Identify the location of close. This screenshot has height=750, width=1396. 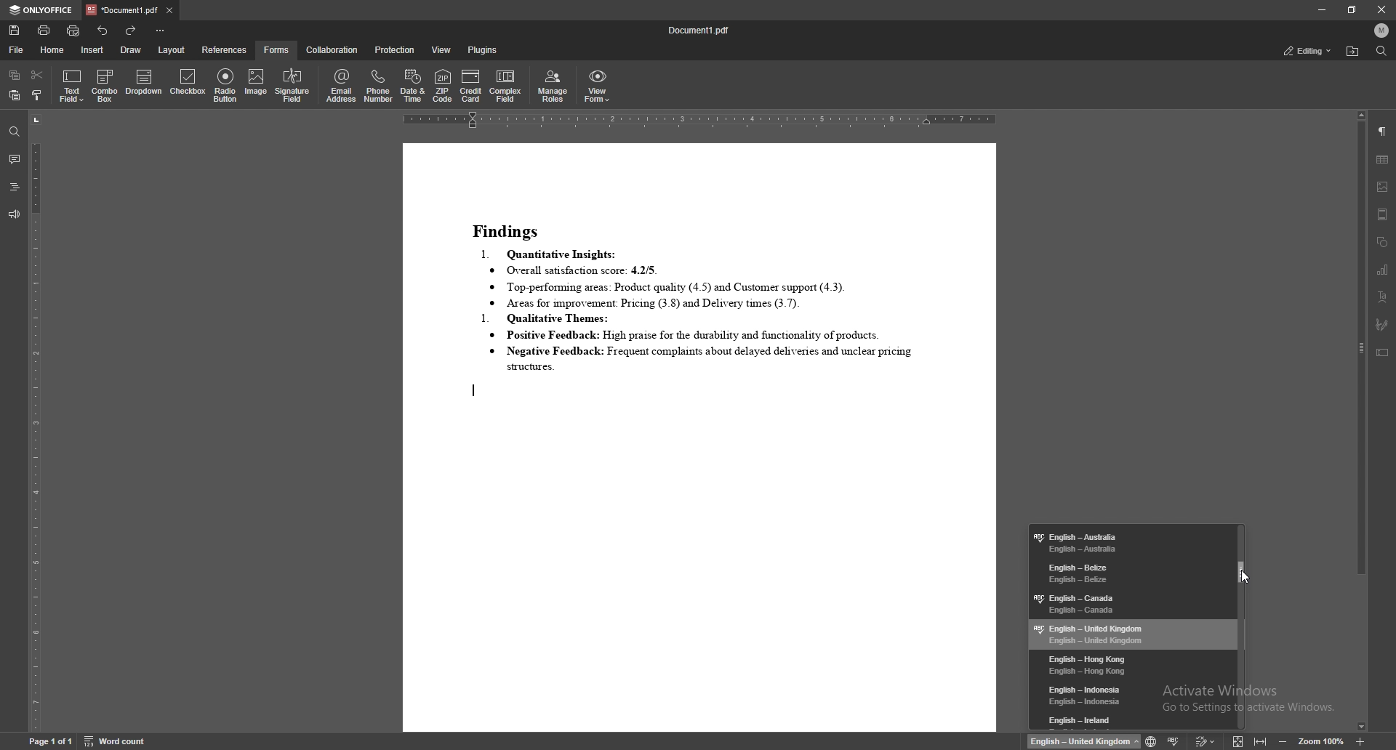
(1379, 9).